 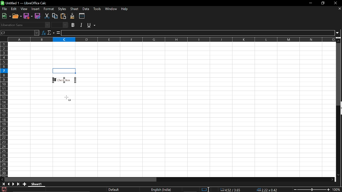 What do you see at coordinates (81, 179) in the screenshot?
I see `Horizontal scrollbar` at bounding box center [81, 179].